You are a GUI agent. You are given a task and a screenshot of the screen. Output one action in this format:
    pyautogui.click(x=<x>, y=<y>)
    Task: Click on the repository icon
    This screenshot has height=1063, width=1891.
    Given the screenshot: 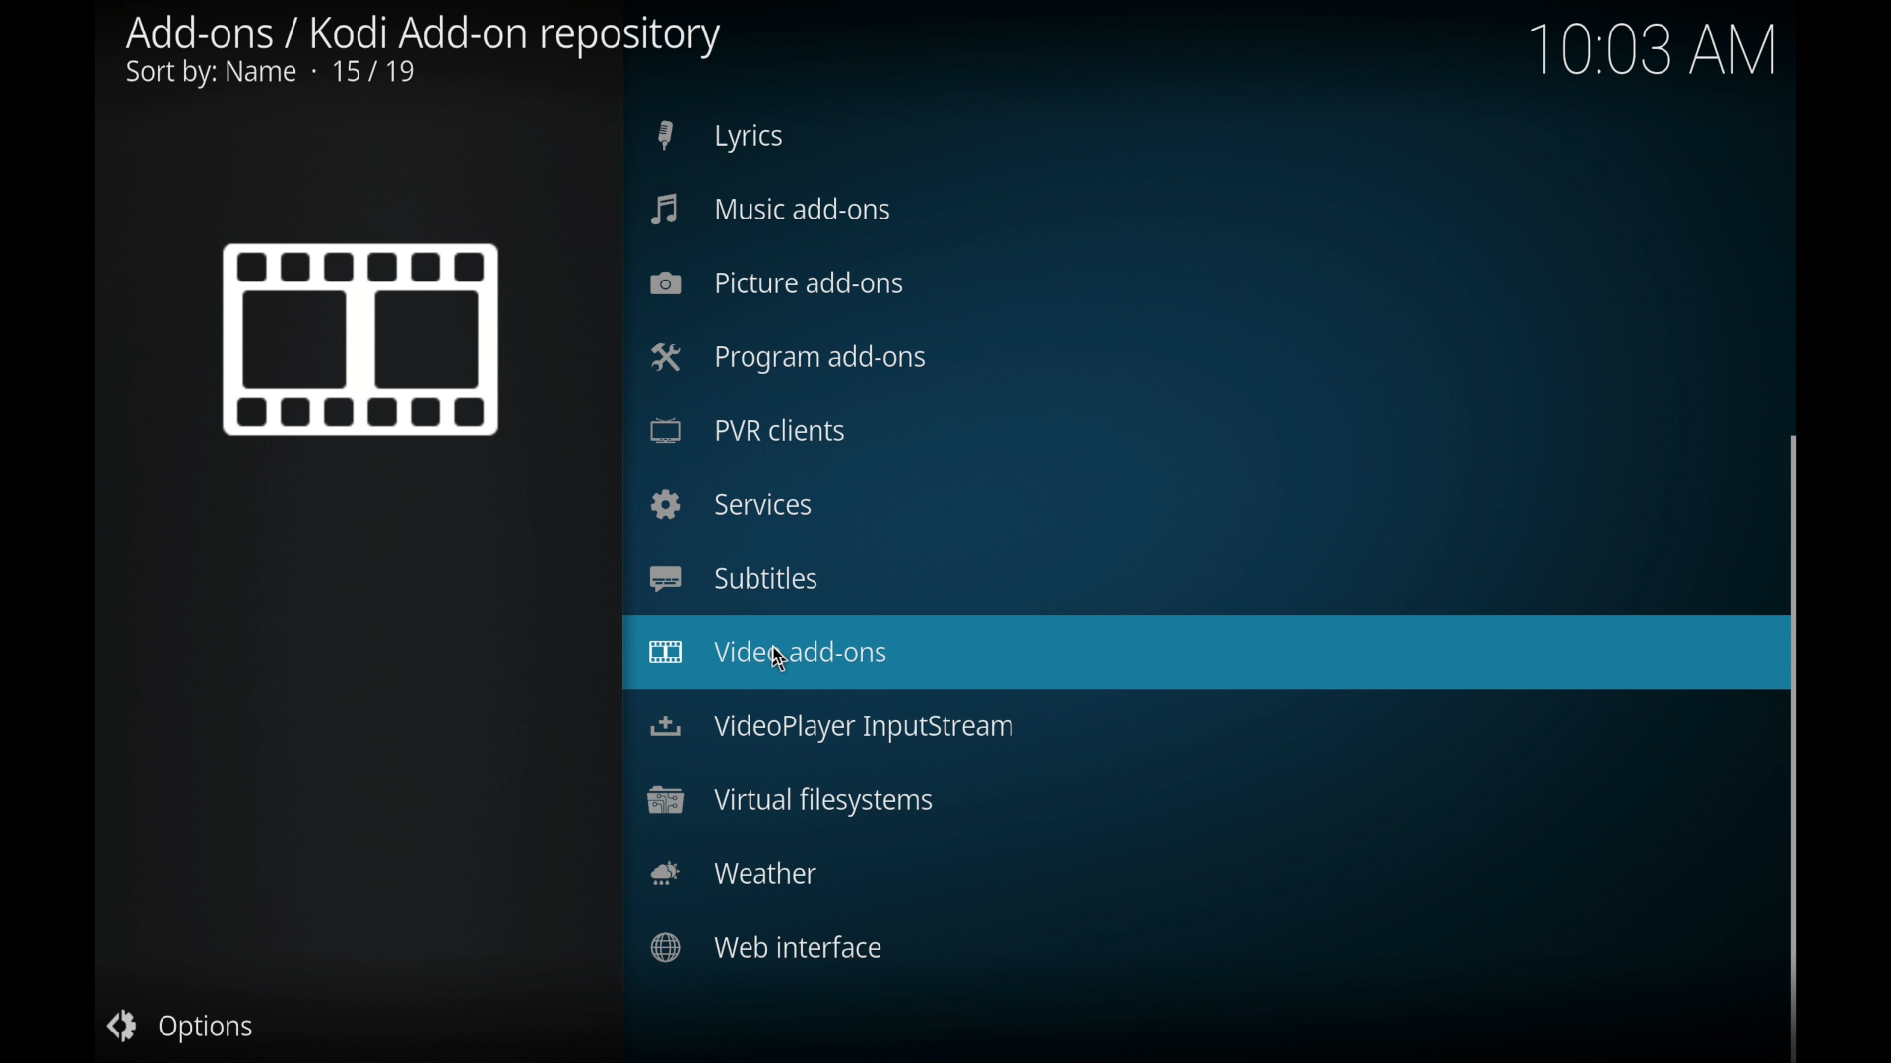 What is the action you would take?
    pyautogui.click(x=361, y=339)
    